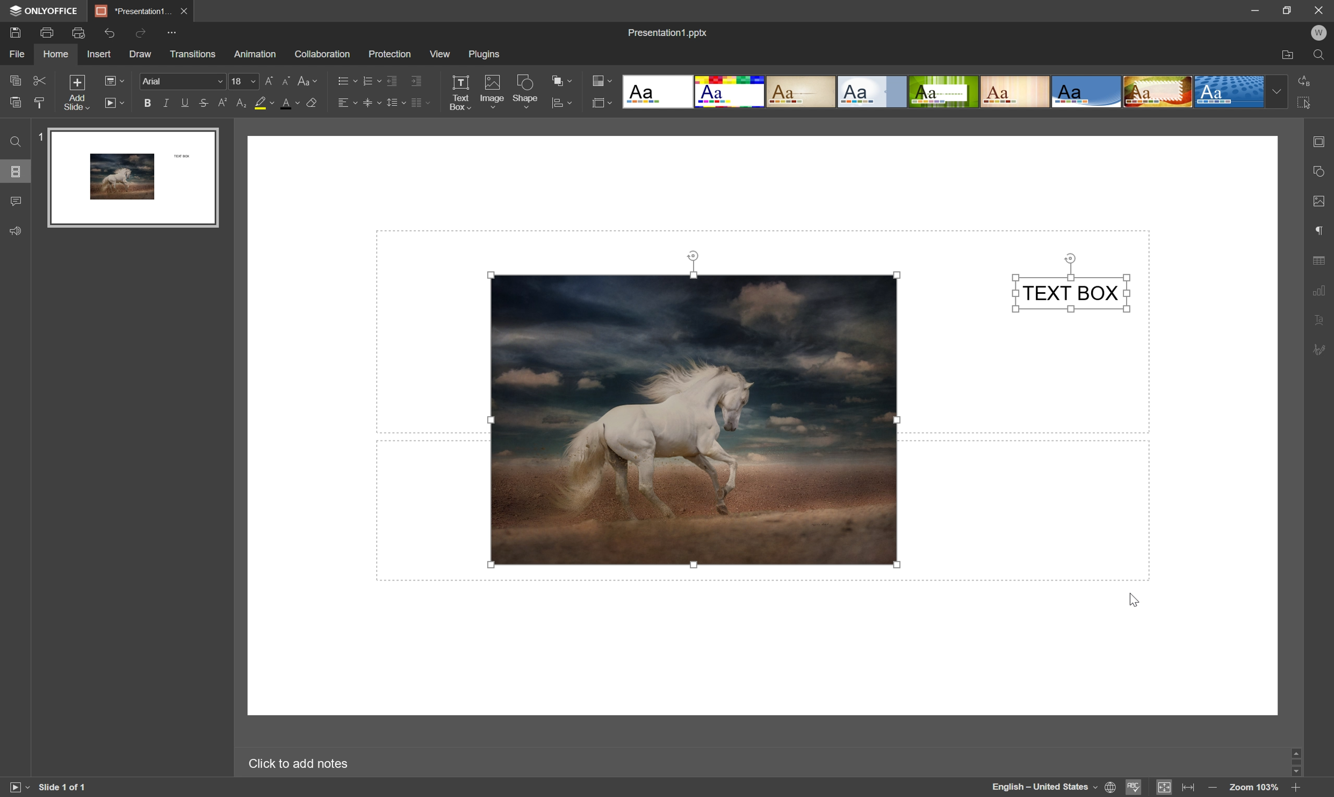  I want to click on Green Leaf, so click(944, 92).